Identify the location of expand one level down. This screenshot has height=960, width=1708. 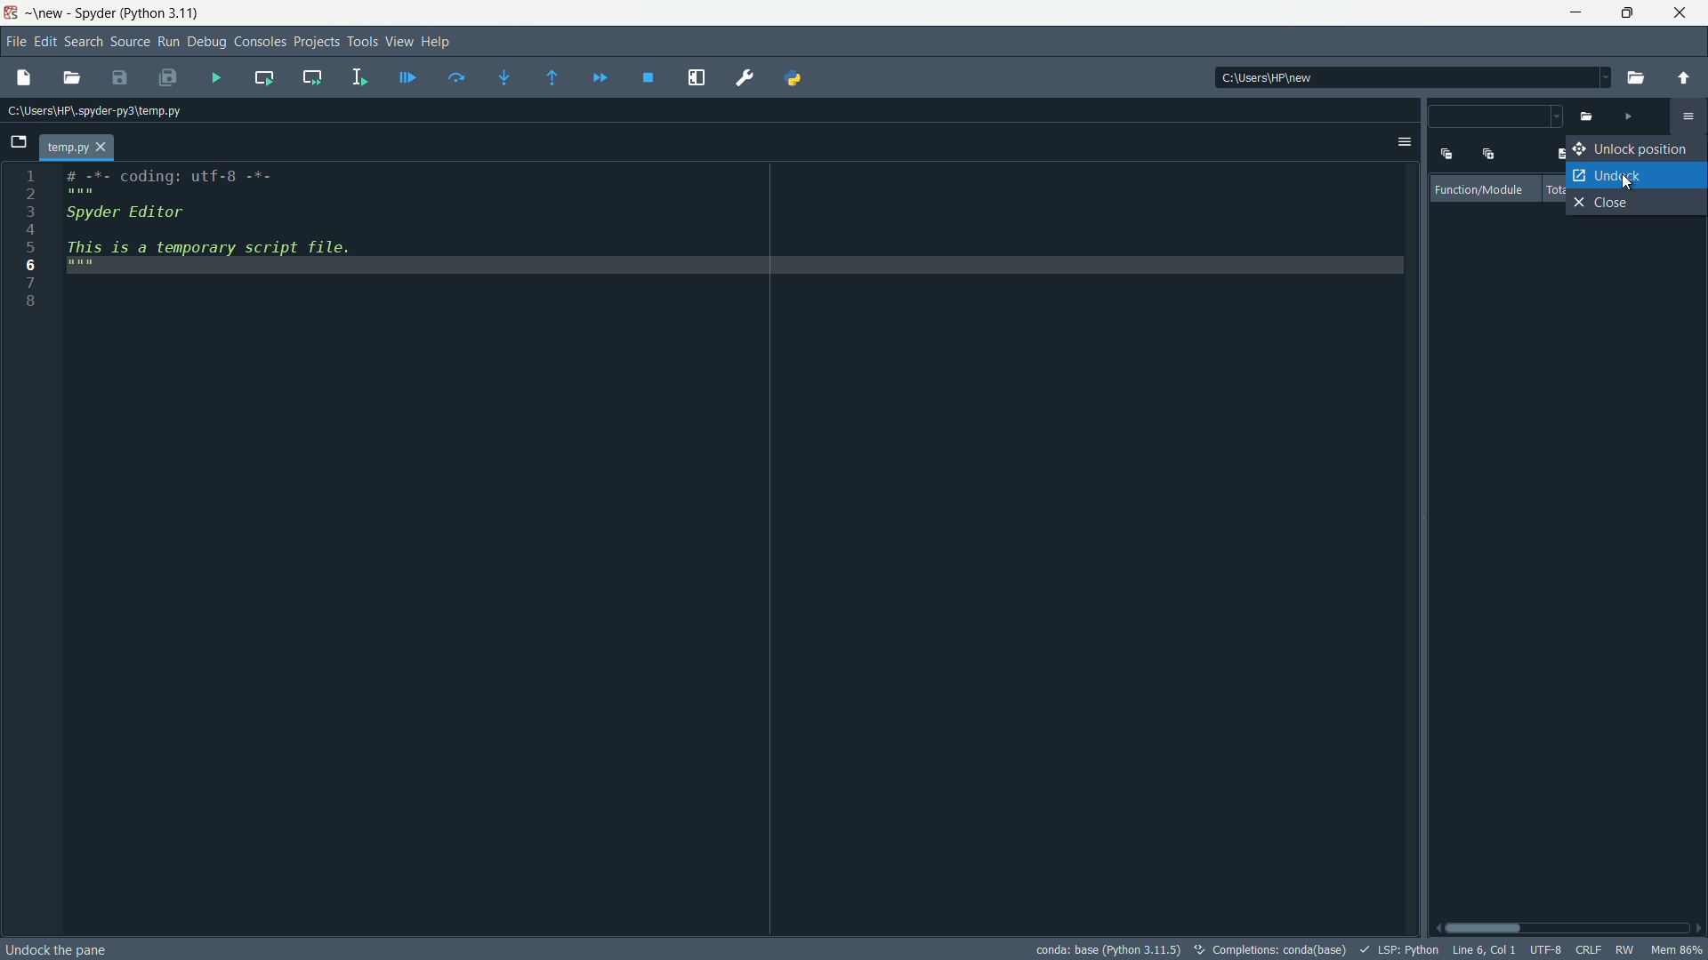
(1487, 154).